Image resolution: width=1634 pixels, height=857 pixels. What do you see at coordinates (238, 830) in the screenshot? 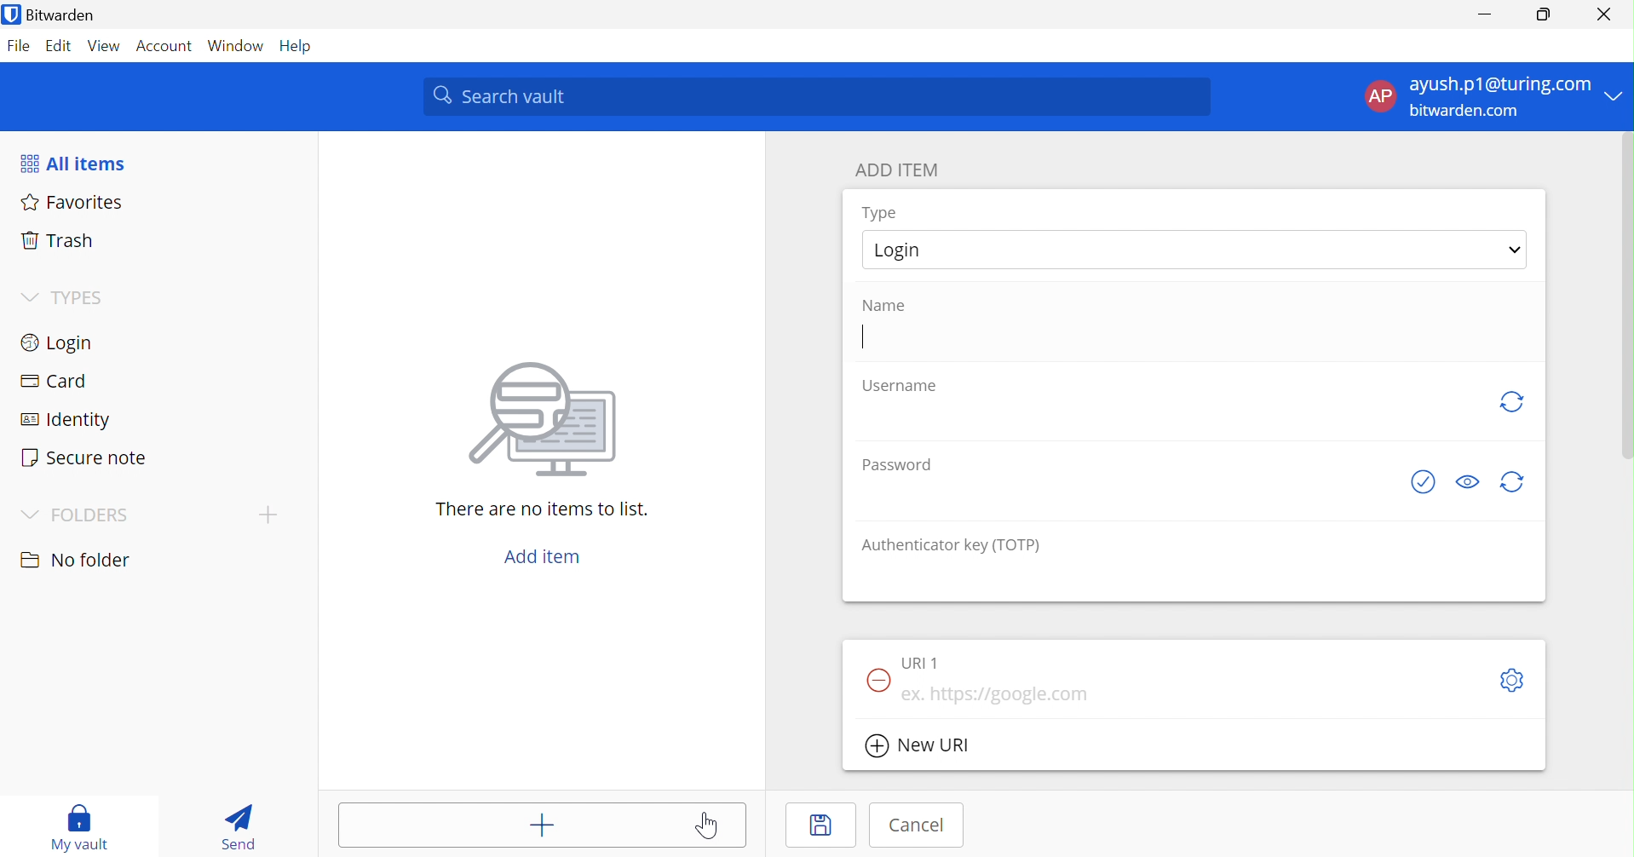
I see `Send` at bounding box center [238, 830].